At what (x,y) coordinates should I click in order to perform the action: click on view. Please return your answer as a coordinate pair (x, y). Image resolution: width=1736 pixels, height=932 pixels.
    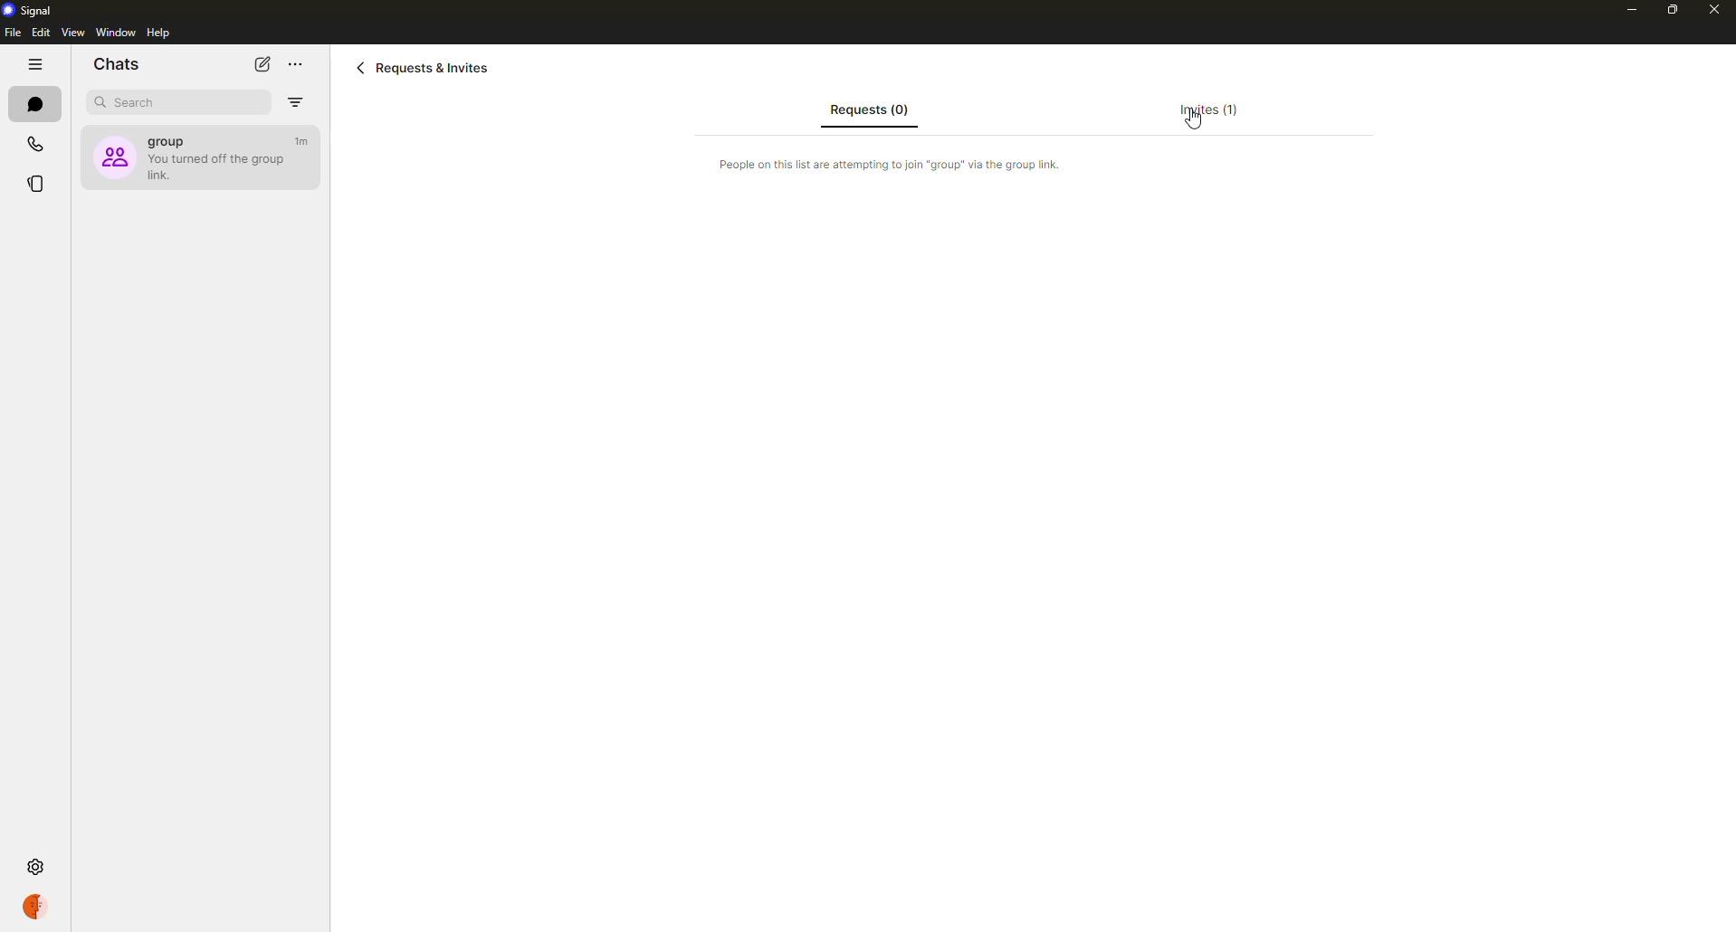
    Looking at the image, I should click on (73, 33).